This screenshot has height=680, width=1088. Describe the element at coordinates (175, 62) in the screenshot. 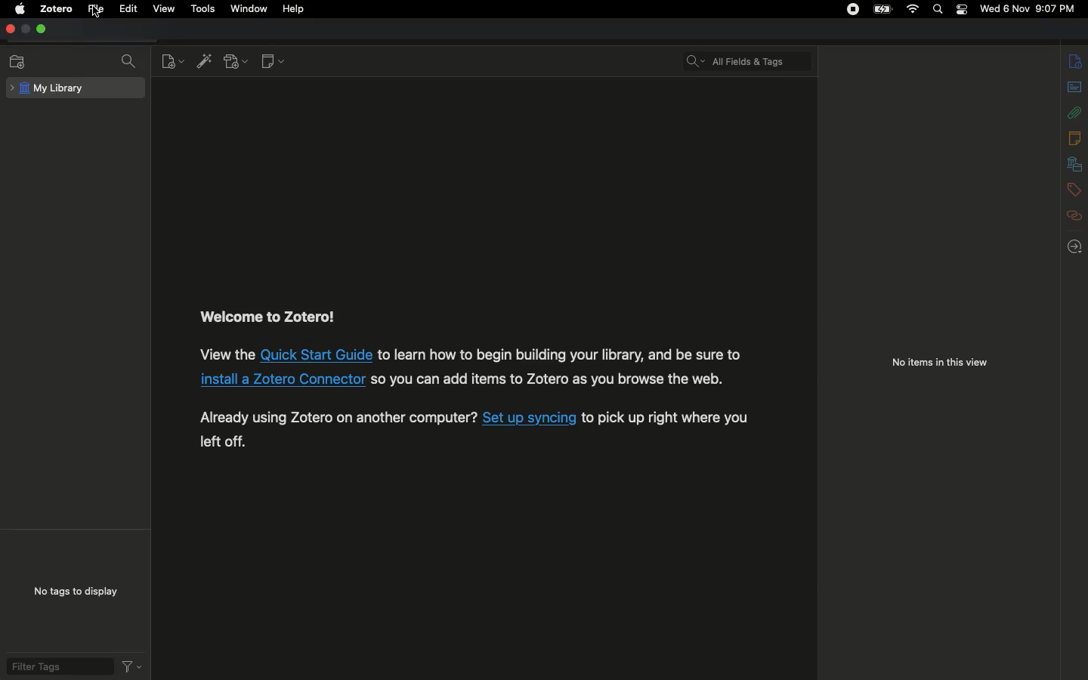

I see `New item ` at that location.